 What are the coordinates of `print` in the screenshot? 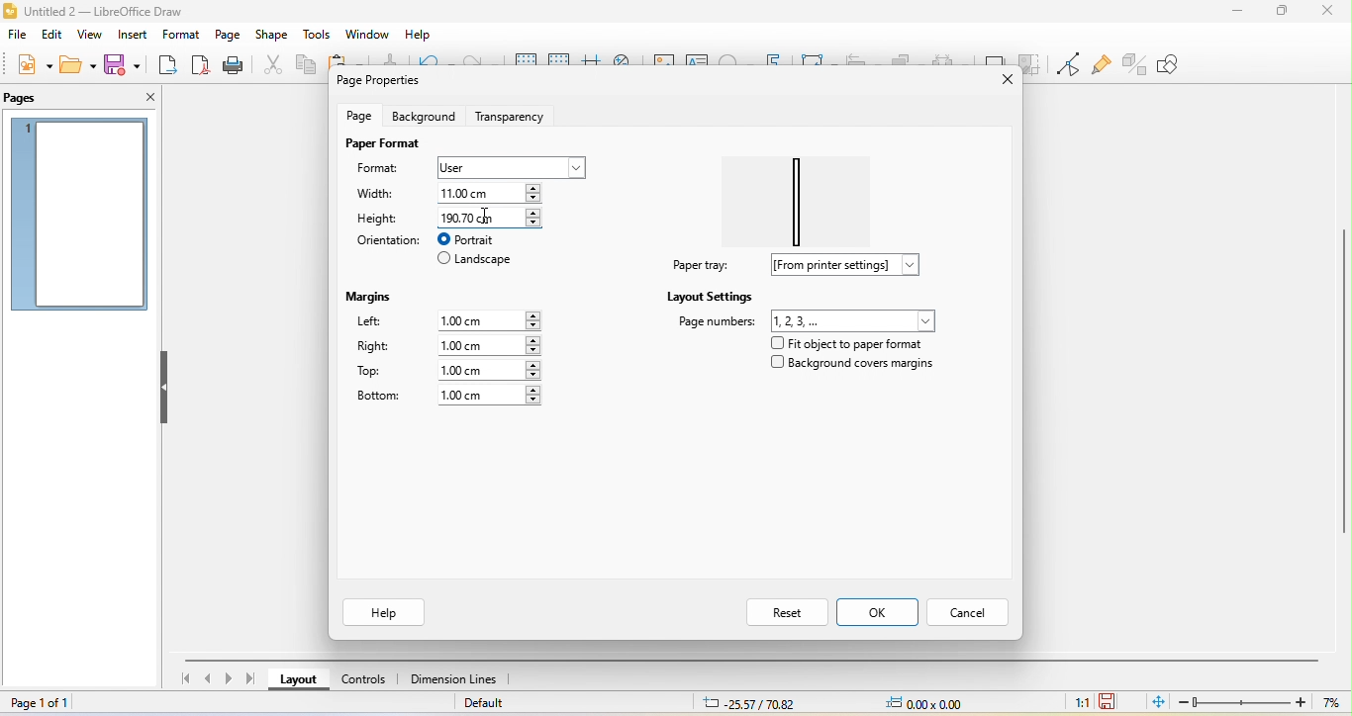 It's located at (232, 66).